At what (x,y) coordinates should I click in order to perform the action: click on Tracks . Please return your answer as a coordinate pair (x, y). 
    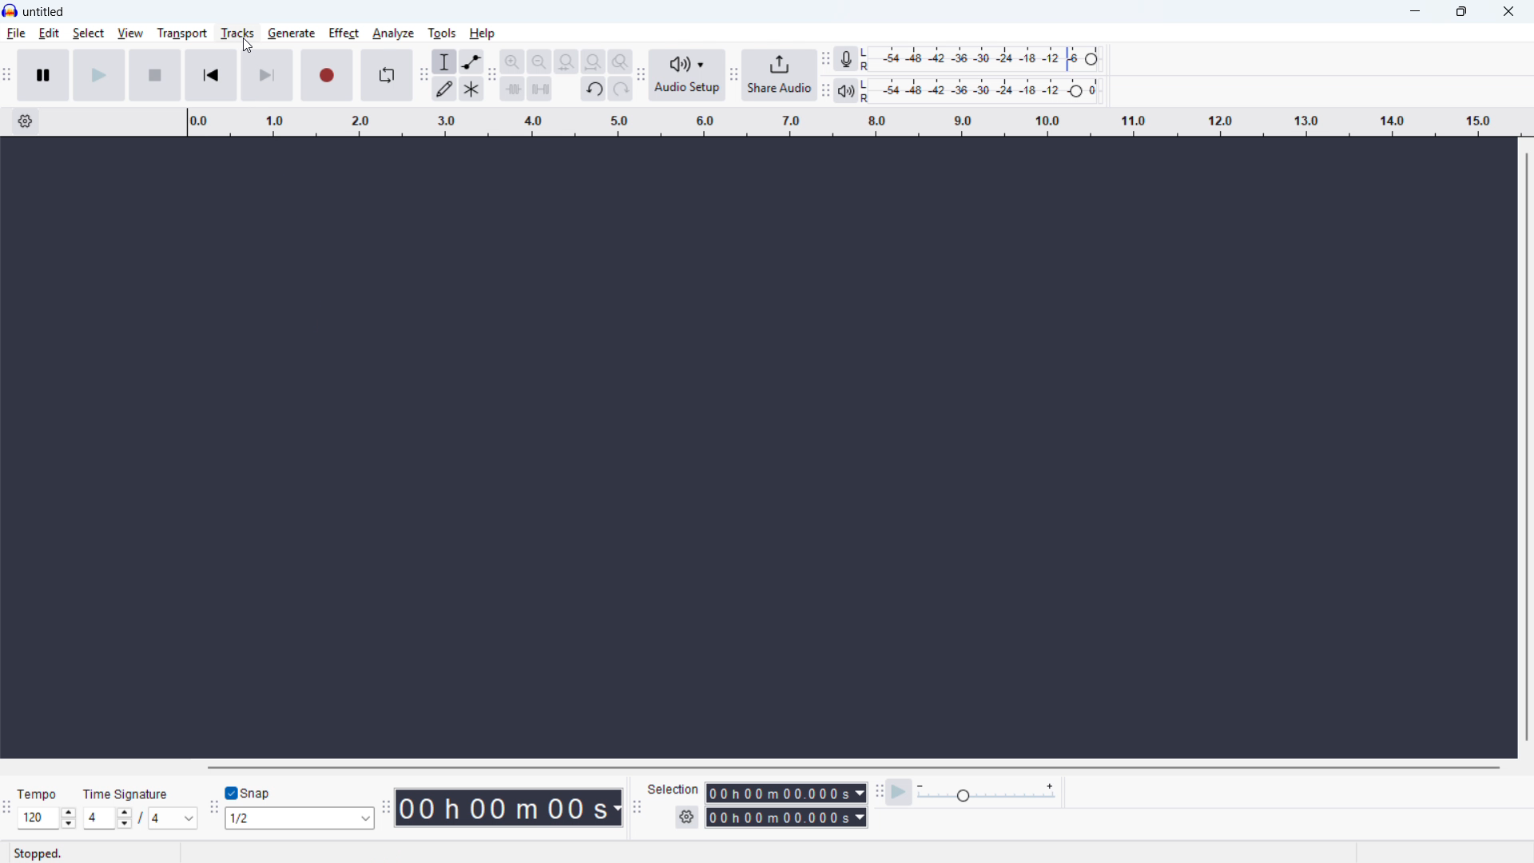
    Looking at the image, I should click on (238, 33).